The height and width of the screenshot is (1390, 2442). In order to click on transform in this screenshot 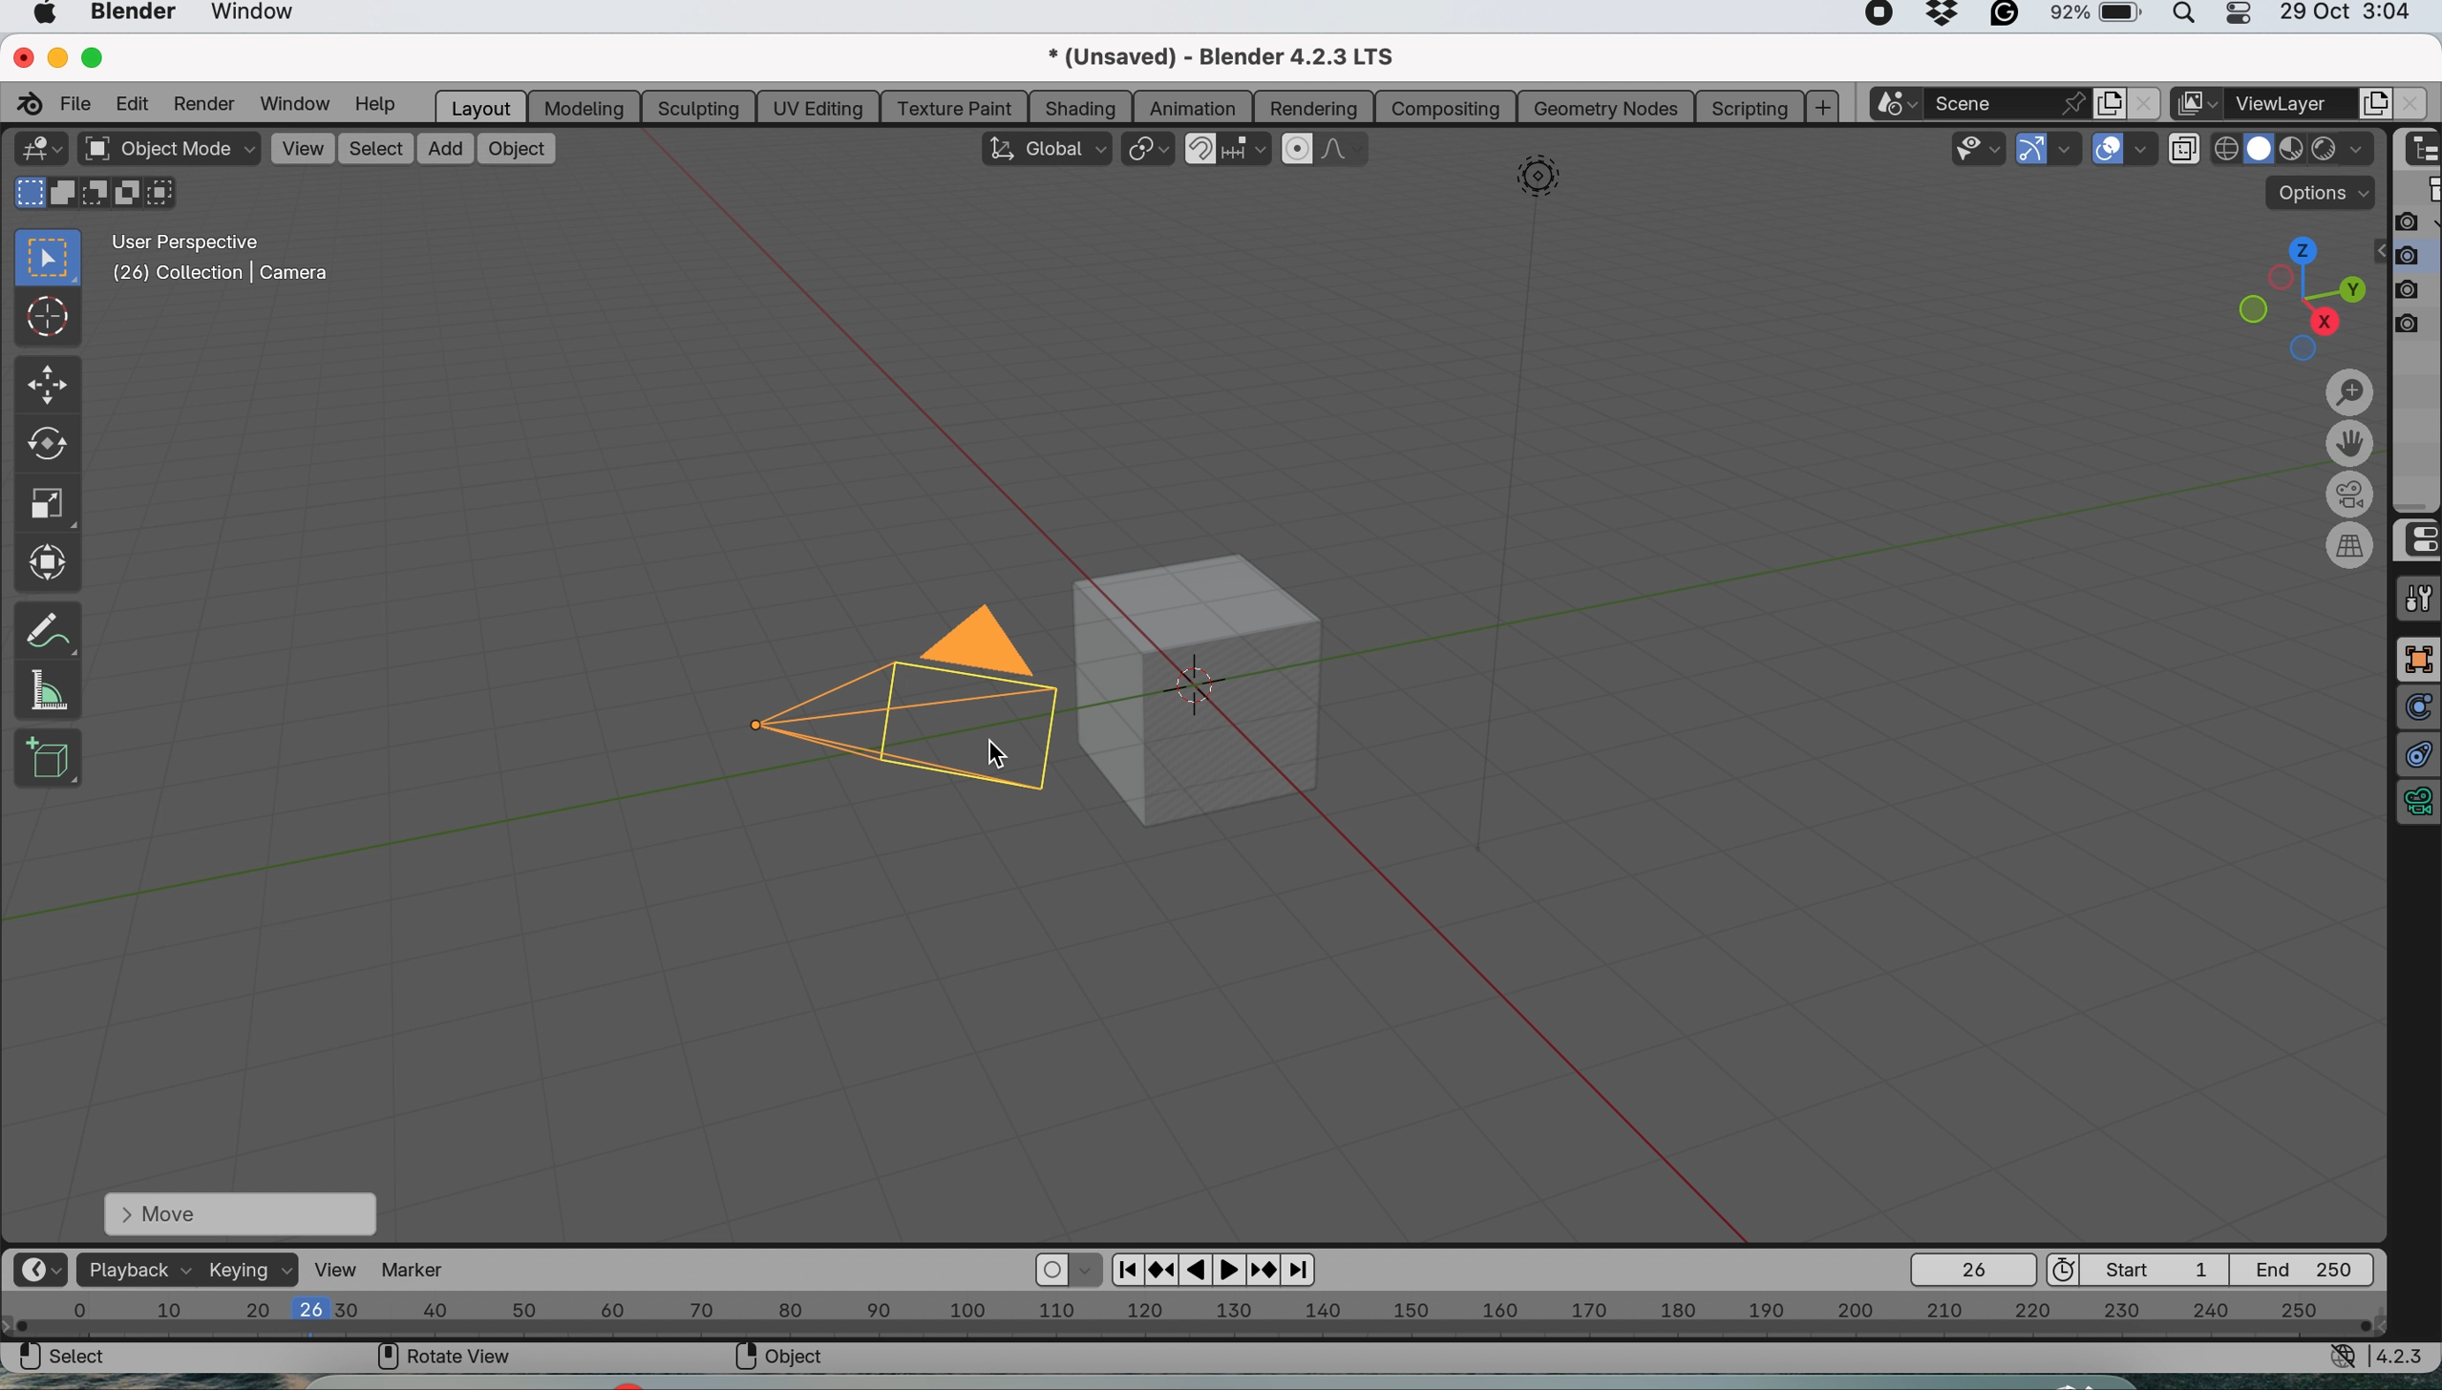, I will do `click(52, 561)`.